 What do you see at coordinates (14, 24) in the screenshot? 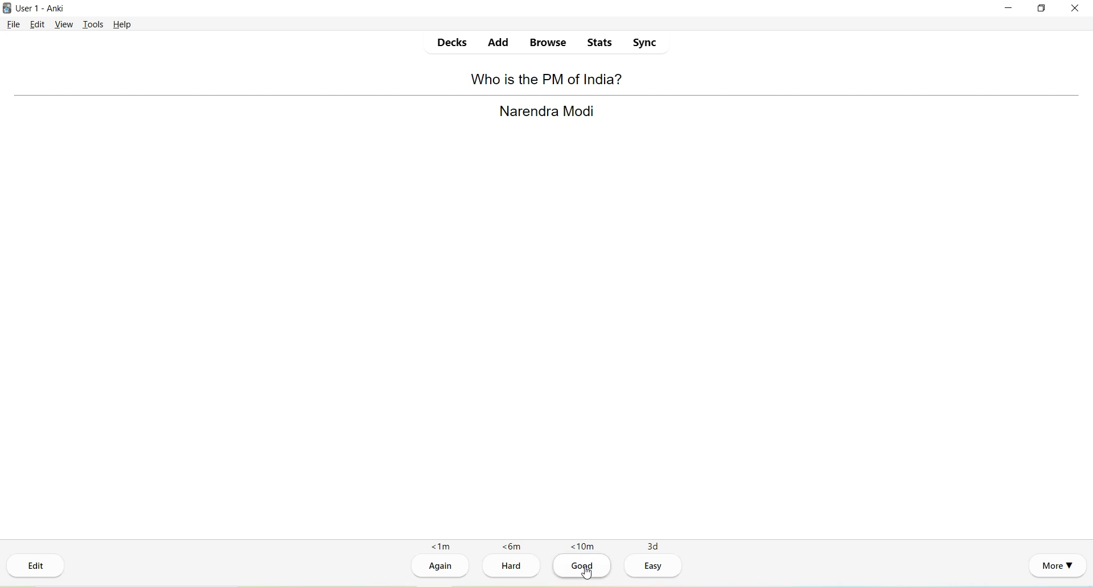
I see `File` at bounding box center [14, 24].